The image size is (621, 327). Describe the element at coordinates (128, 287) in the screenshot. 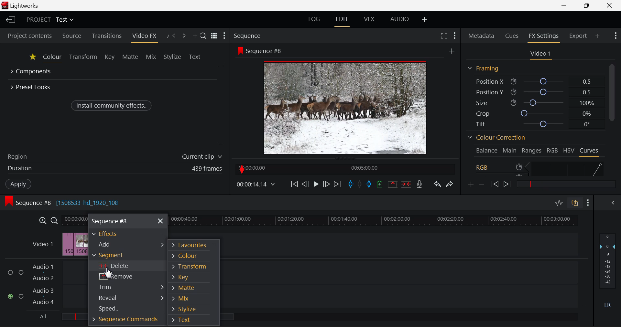

I see `Trim` at that location.